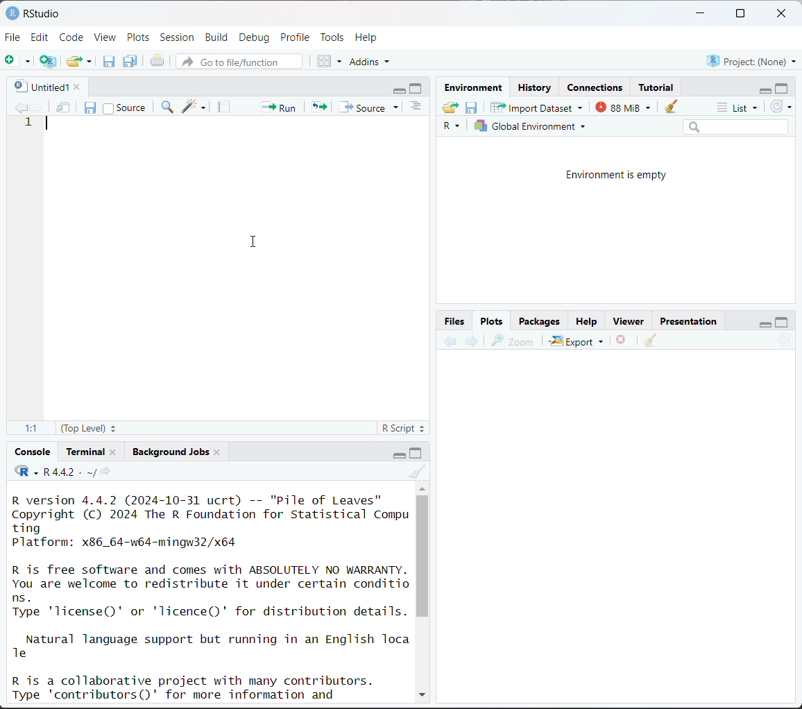  What do you see at coordinates (513, 341) in the screenshot?
I see `zoom` at bounding box center [513, 341].